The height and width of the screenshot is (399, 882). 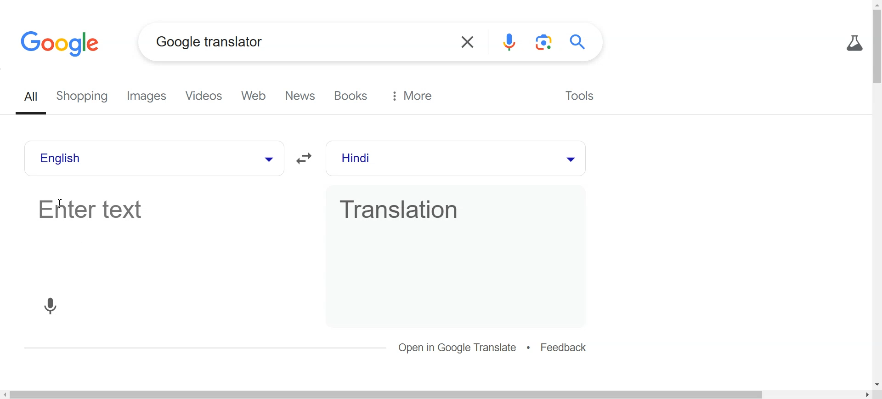 What do you see at coordinates (353, 96) in the screenshot?
I see `Books` at bounding box center [353, 96].